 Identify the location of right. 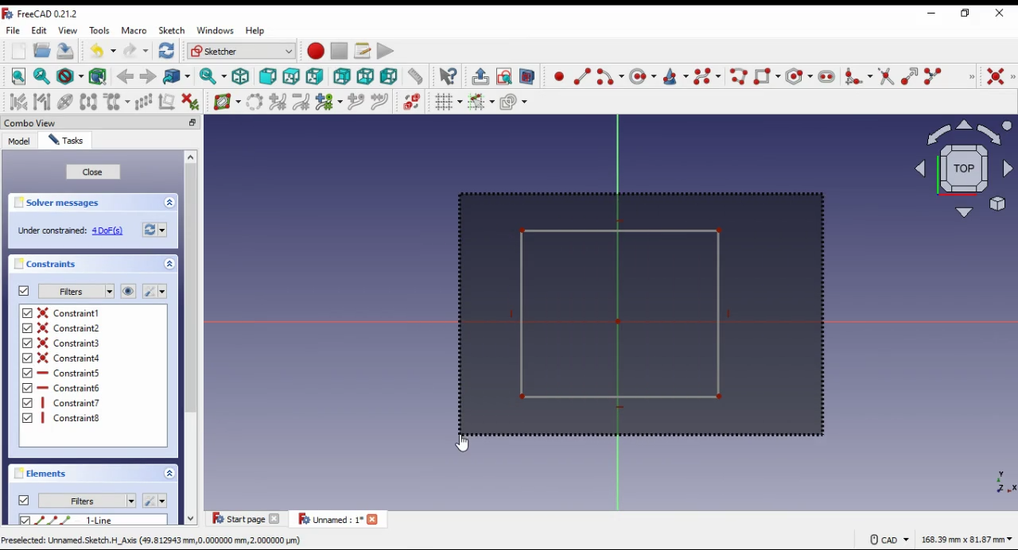
(314, 76).